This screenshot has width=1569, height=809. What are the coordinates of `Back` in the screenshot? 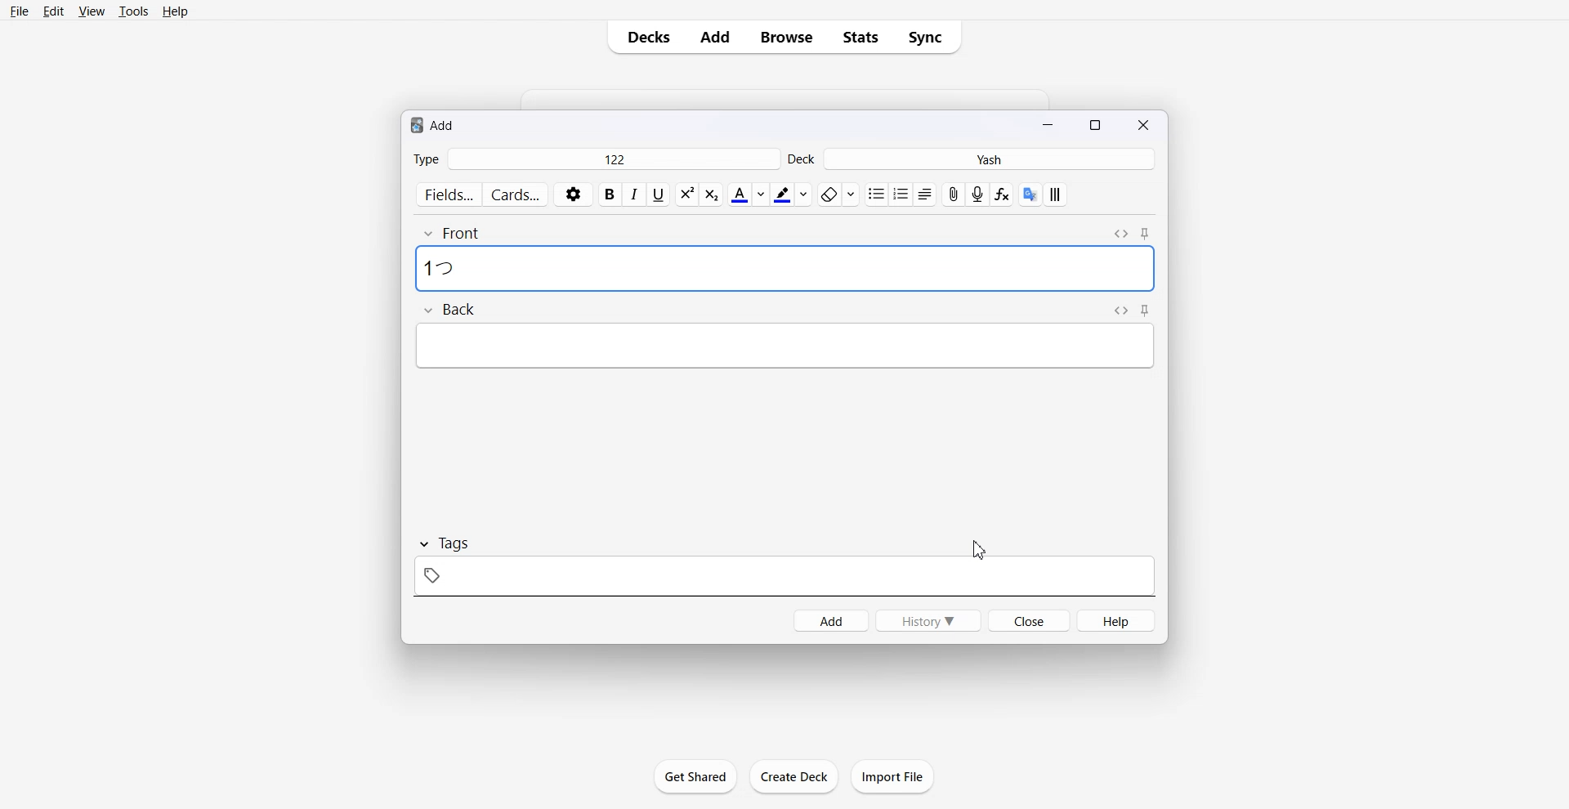 It's located at (449, 311).